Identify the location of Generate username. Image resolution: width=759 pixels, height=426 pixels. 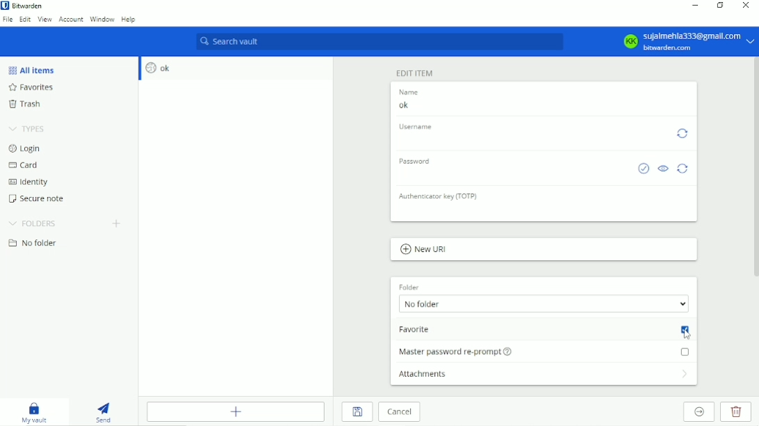
(682, 133).